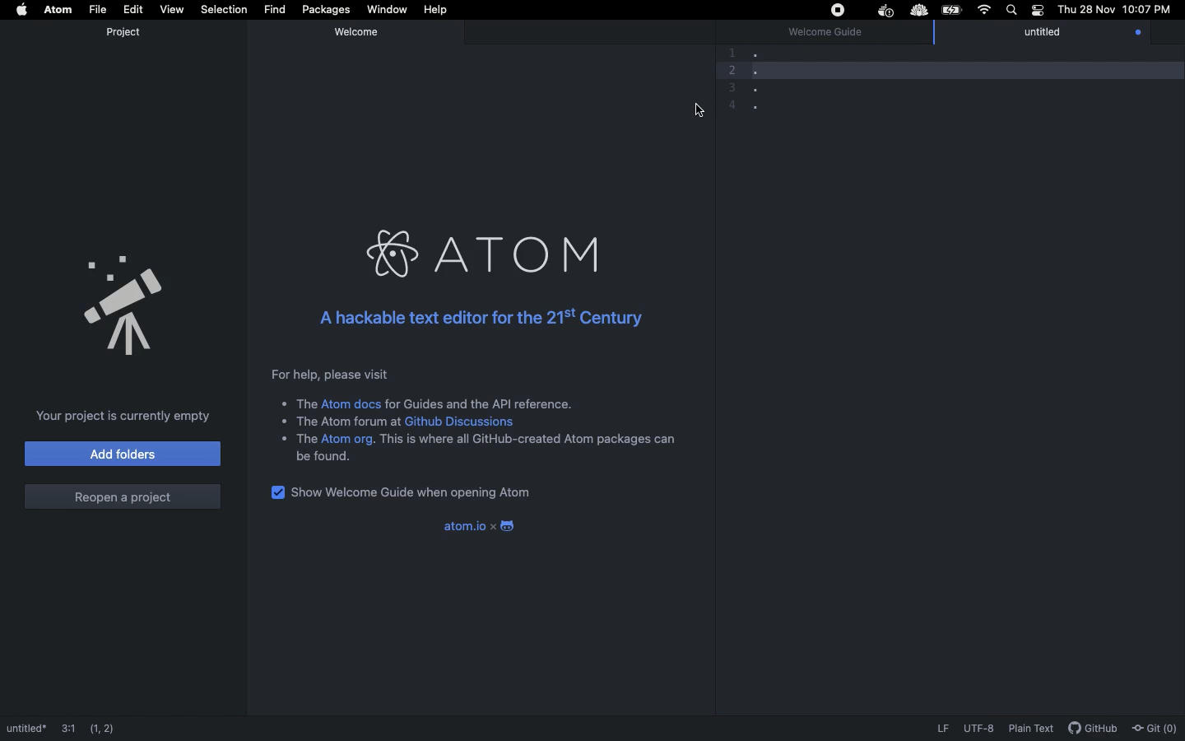 Image resolution: width=1185 pixels, height=741 pixels. I want to click on Docker, so click(883, 12).